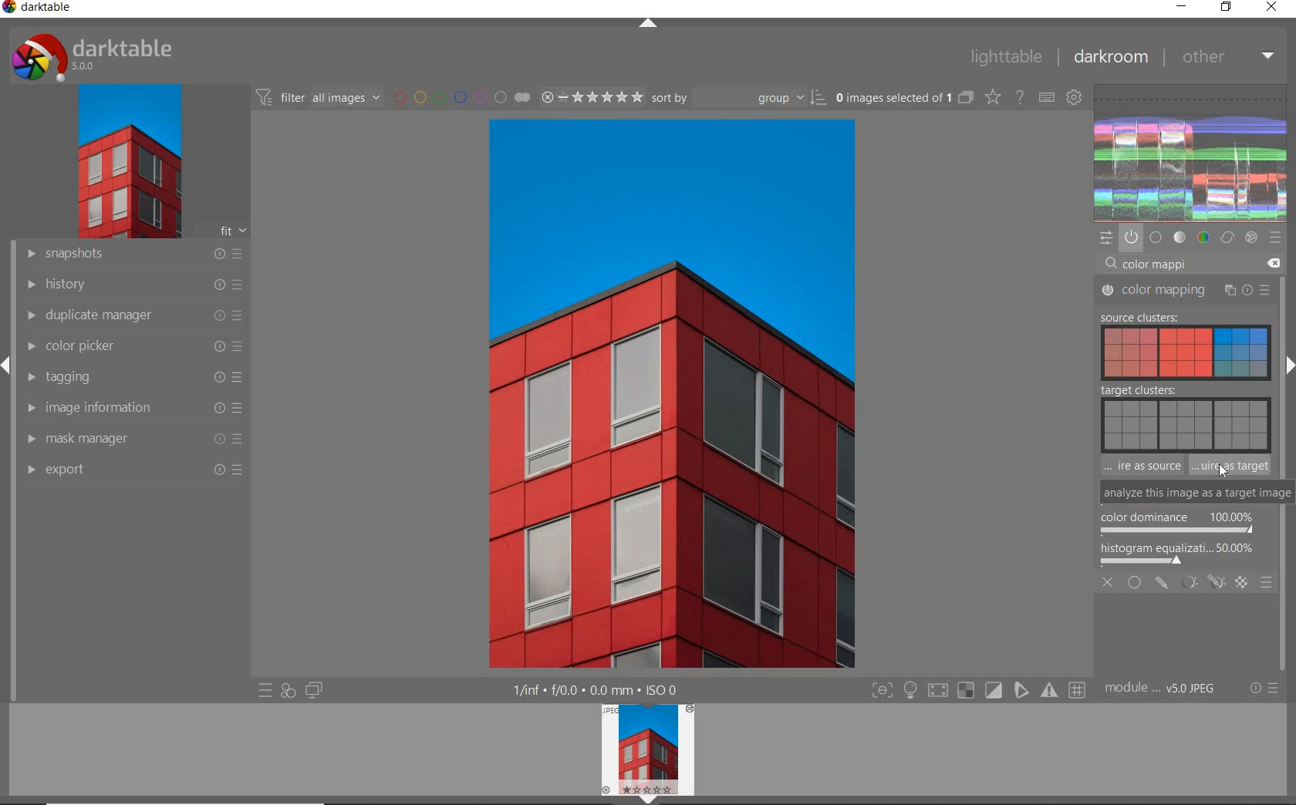 Image resolution: width=1296 pixels, height=805 pixels. I want to click on sort, so click(738, 96).